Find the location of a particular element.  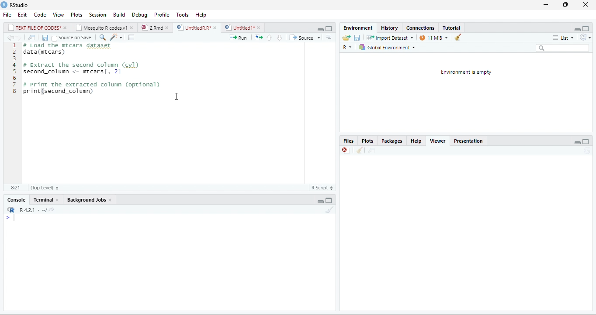

Files is located at coordinates (349, 141).